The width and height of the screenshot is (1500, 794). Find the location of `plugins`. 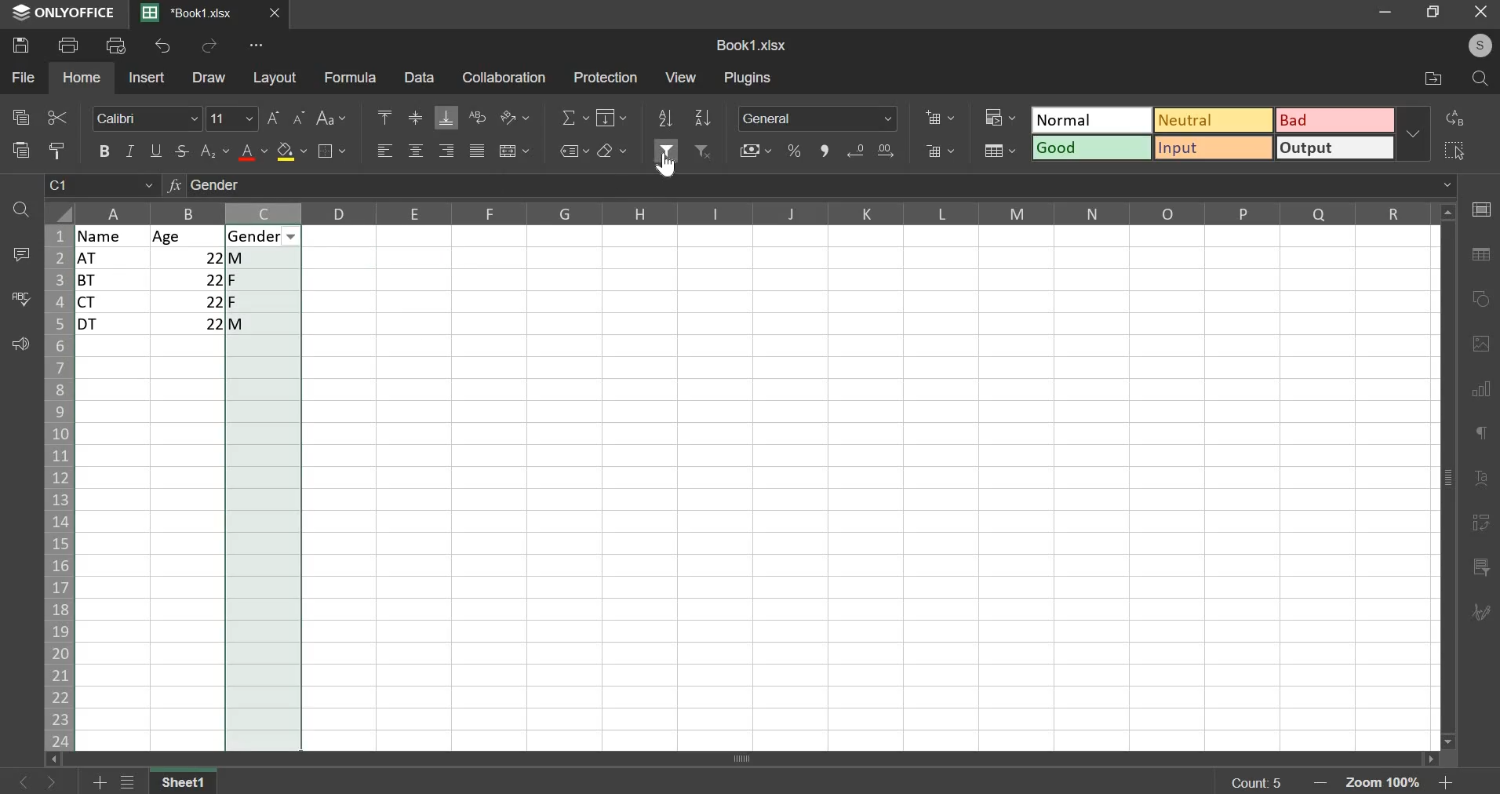

plugins is located at coordinates (748, 78).